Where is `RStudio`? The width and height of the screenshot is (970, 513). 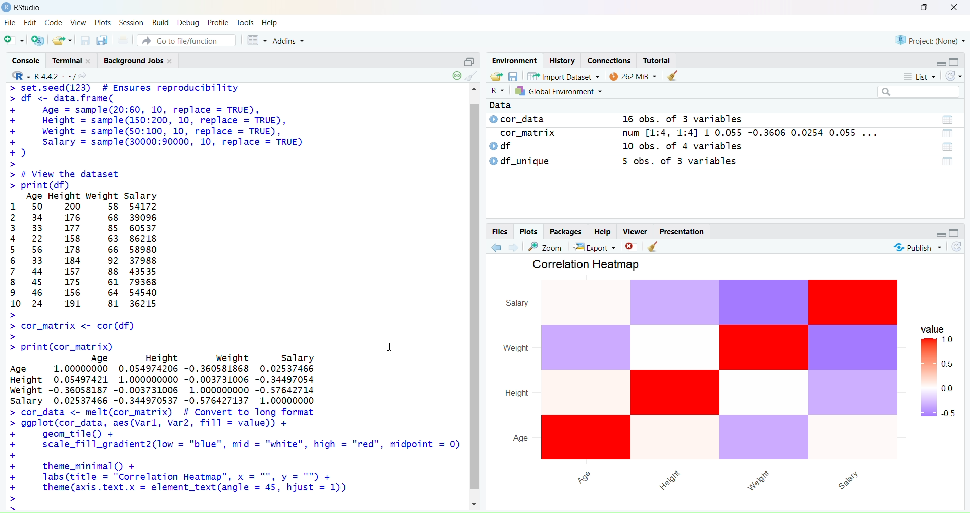 RStudio is located at coordinates (23, 8).